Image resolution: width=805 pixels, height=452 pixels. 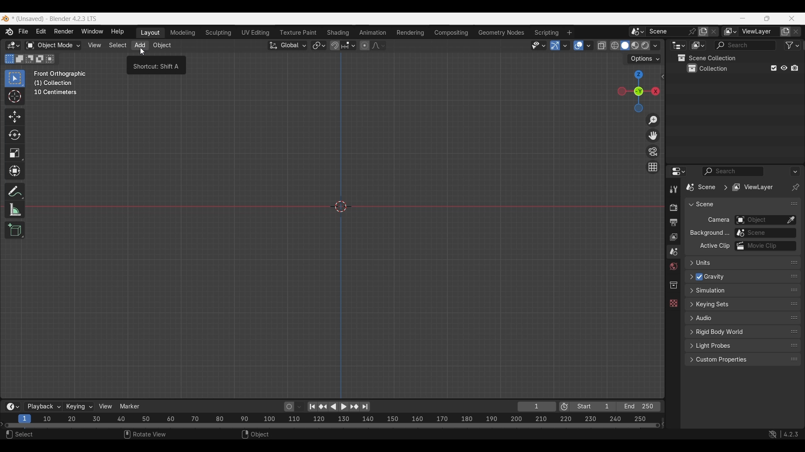 I want to click on Disable in renders, so click(x=795, y=68).